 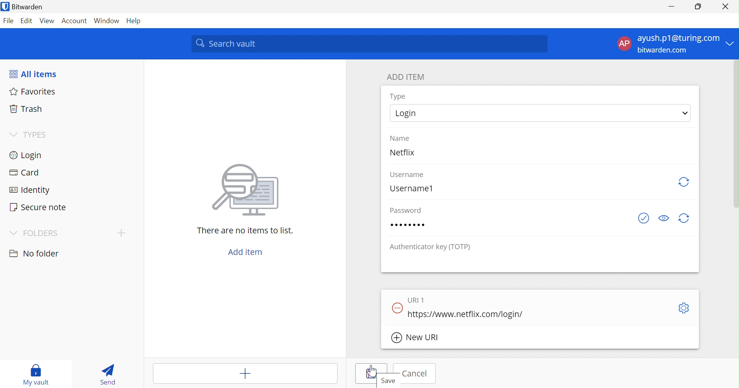 I want to click on My vault, so click(x=35, y=375).